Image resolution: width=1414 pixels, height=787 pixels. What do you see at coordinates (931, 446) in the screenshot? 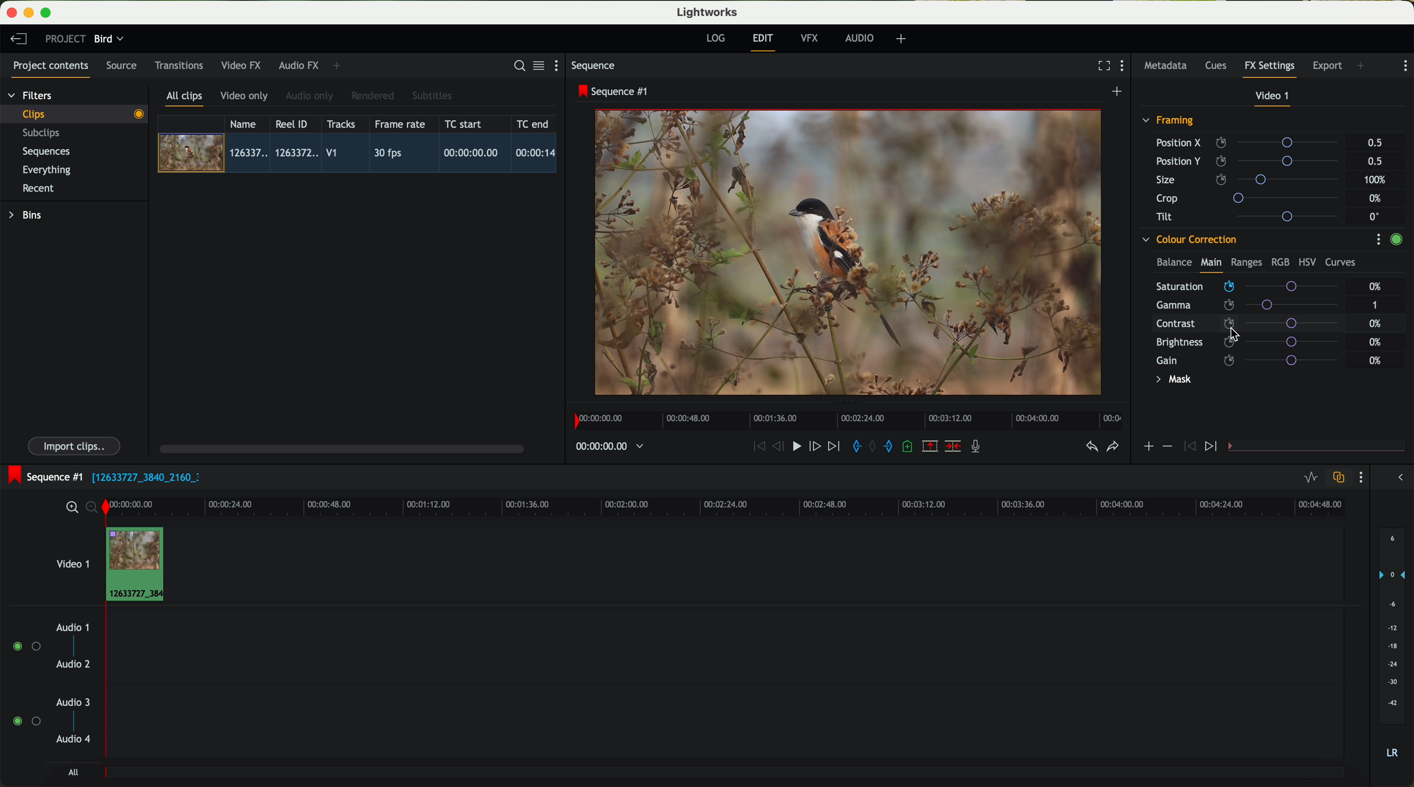
I see `remove the marked section` at bounding box center [931, 446].